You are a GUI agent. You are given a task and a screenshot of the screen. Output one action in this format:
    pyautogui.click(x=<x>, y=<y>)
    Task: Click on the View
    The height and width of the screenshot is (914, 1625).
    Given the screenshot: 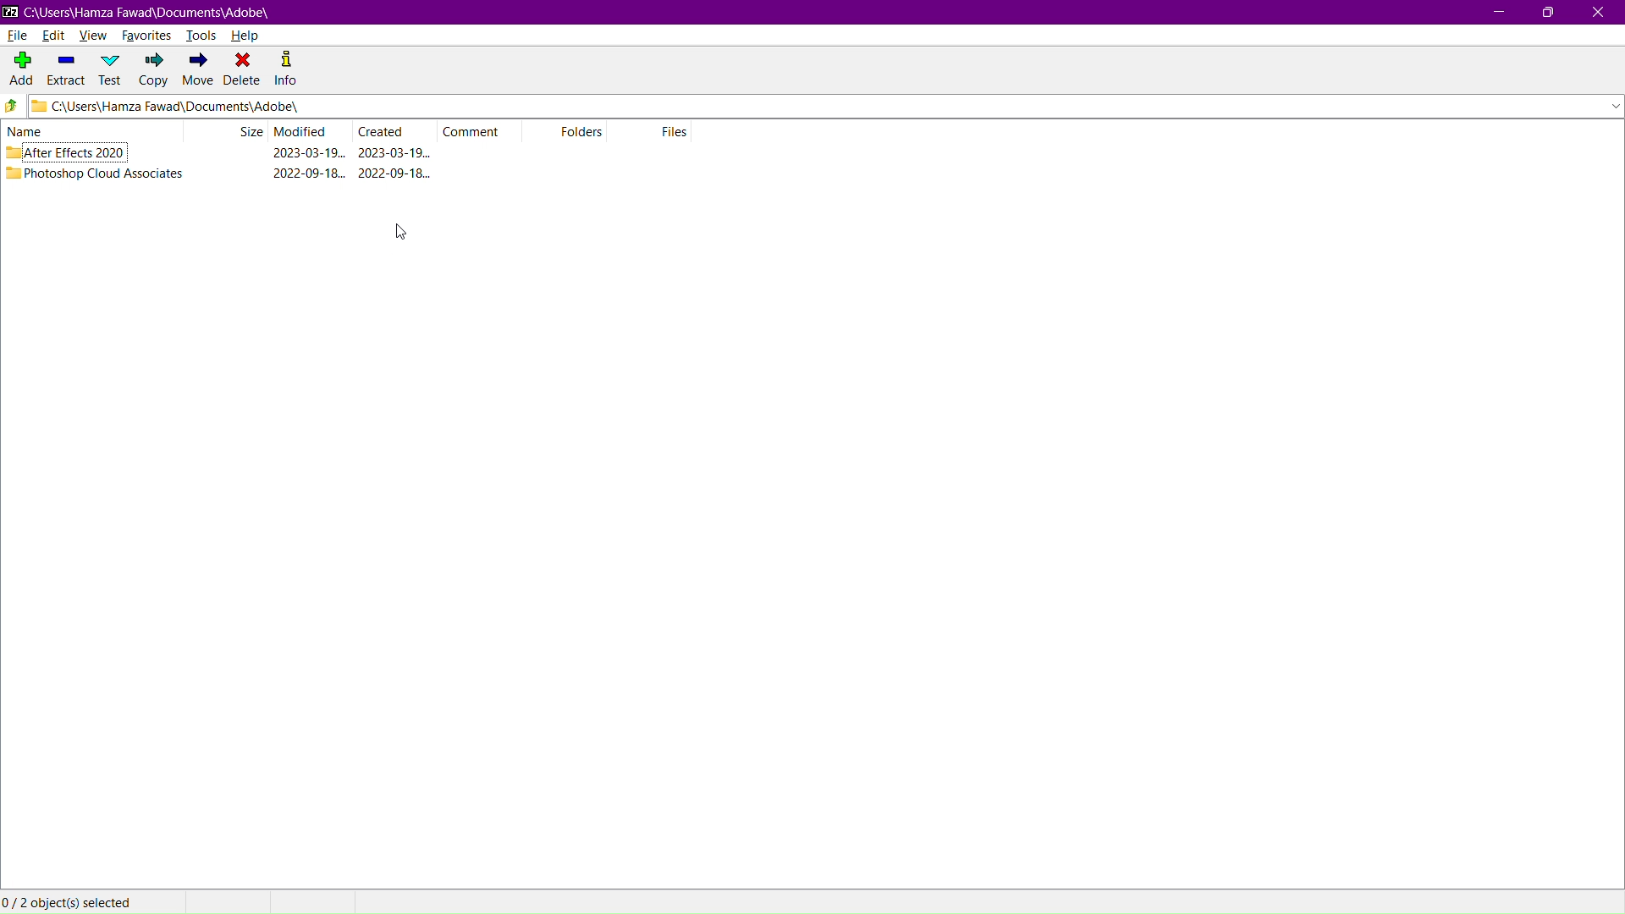 What is the action you would take?
    pyautogui.click(x=93, y=34)
    